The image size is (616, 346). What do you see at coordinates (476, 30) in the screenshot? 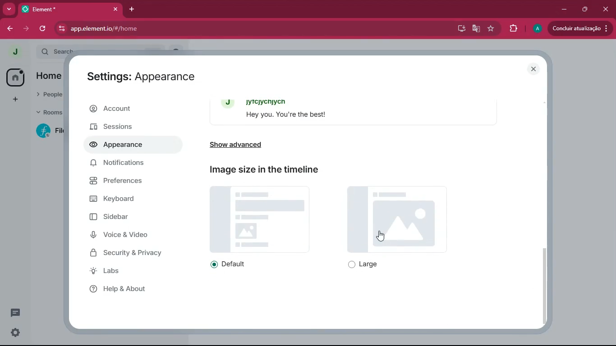
I see `google translate` at bounding box center [476, 30].